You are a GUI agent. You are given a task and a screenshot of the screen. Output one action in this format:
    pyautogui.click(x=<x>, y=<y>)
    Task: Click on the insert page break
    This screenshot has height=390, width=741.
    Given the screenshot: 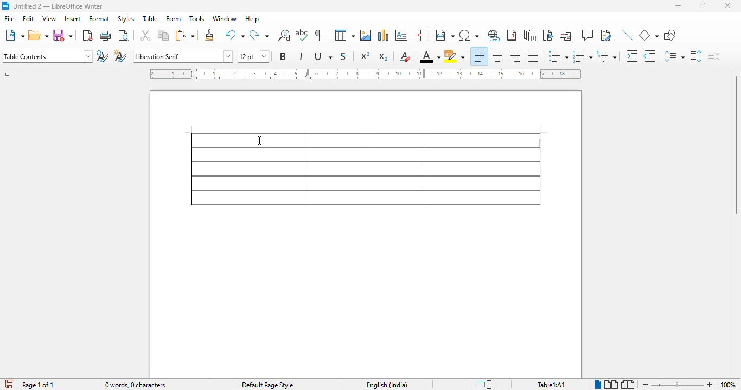 What is the action you would take?
    pyautogui.click(x=424, y=35)
    